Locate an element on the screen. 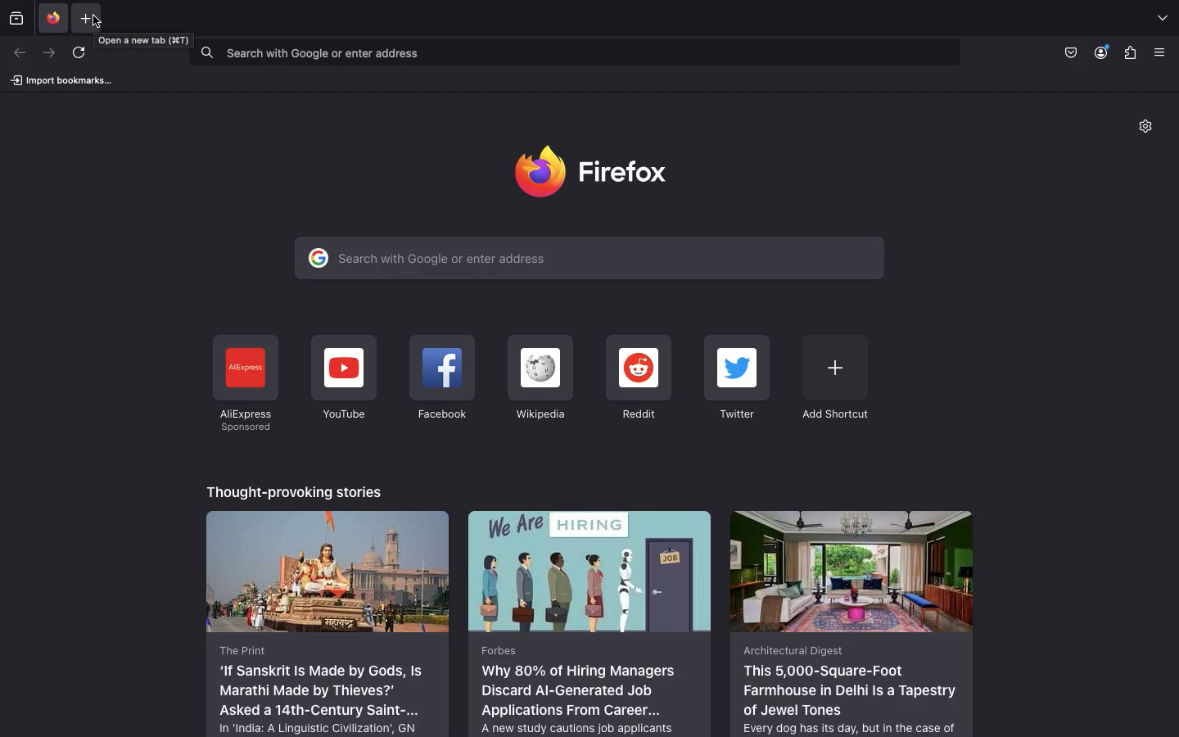 The image size is (1179, 737). Refresh is located at coordinates (84, 56).